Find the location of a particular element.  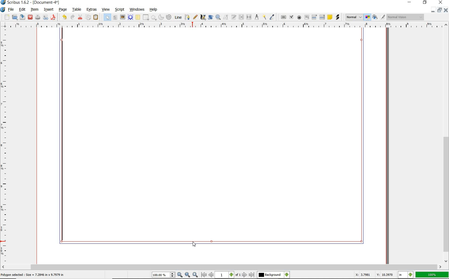

minimize is located at coordinates (410, 2).